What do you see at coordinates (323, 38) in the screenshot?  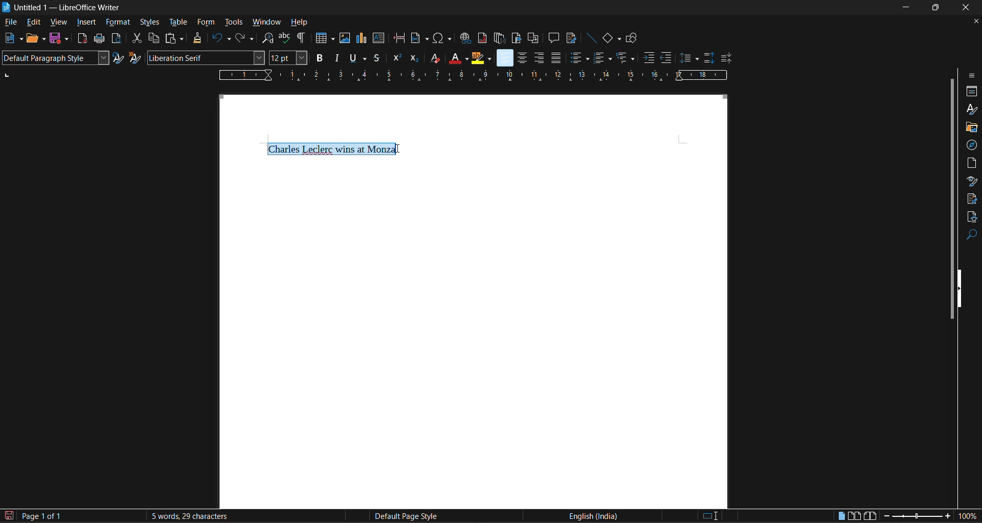 I see `insert table` at bounding box center [323, 38].